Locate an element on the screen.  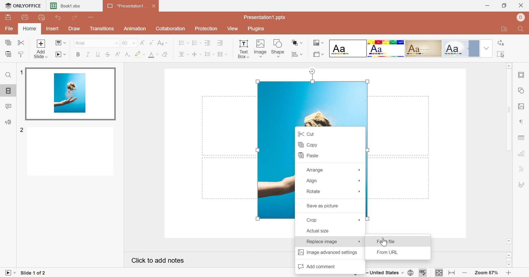
Change color theme is located at coordinates (318, 43).